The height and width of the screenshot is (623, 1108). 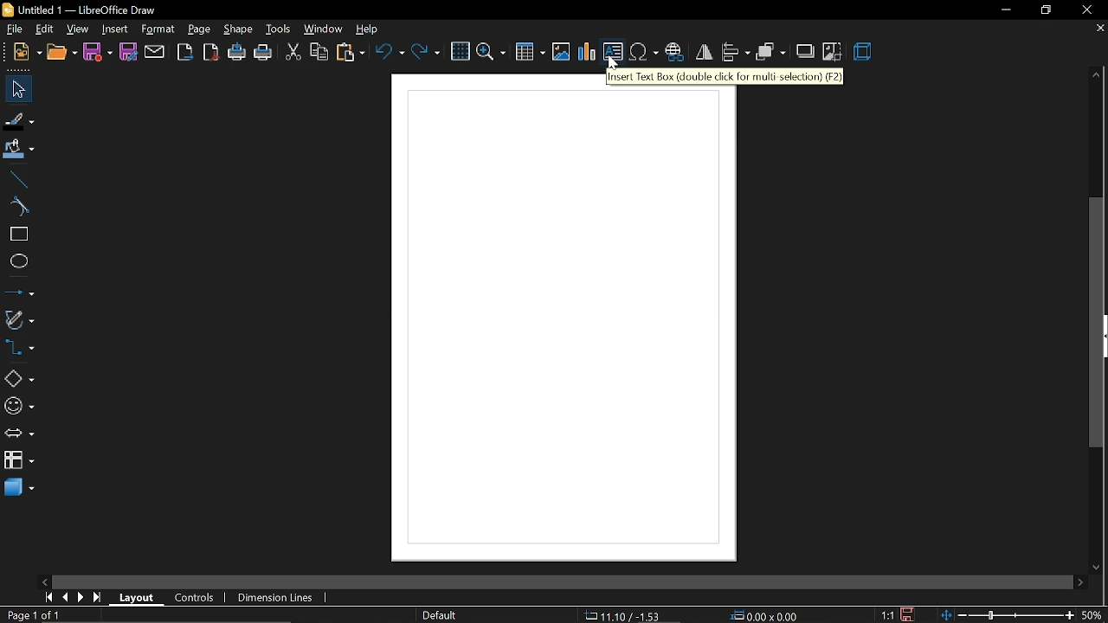 I want to click on insert table, so click(x=531, y=54).